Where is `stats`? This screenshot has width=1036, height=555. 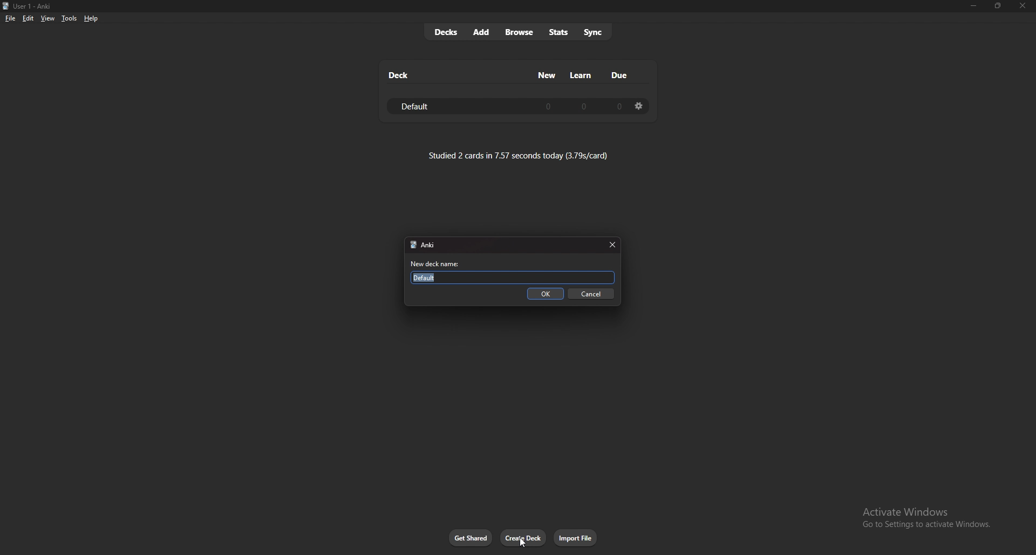 stats is located at coordinates (558, 32).